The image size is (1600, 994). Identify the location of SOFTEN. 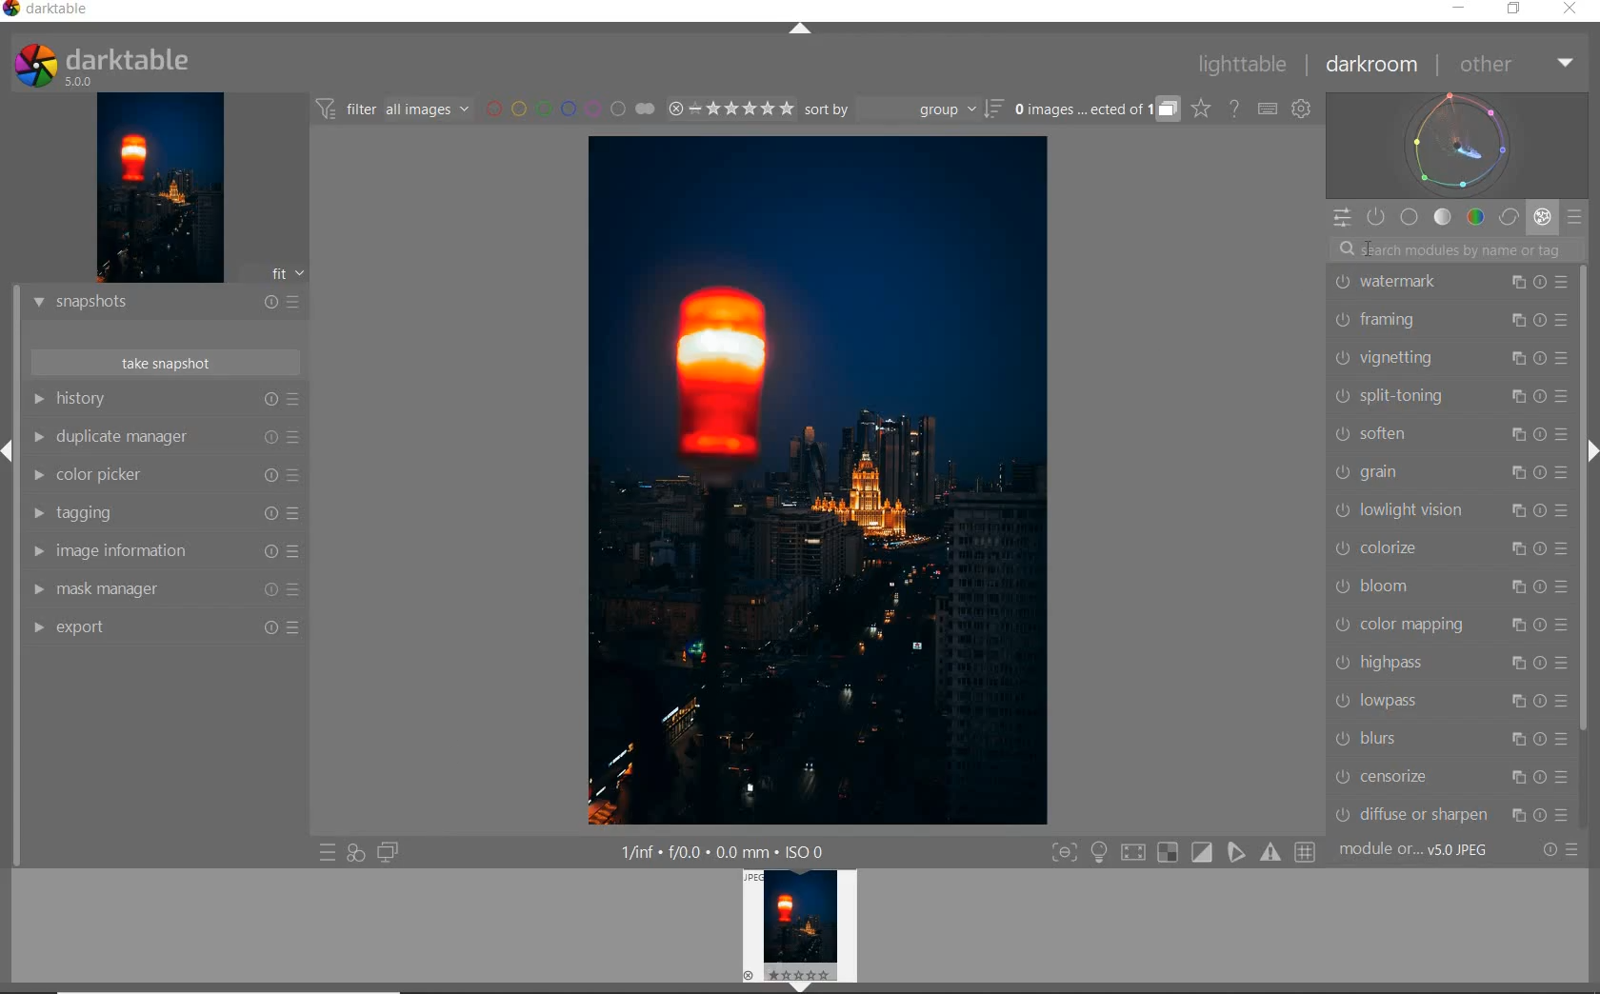
(1390, 433).